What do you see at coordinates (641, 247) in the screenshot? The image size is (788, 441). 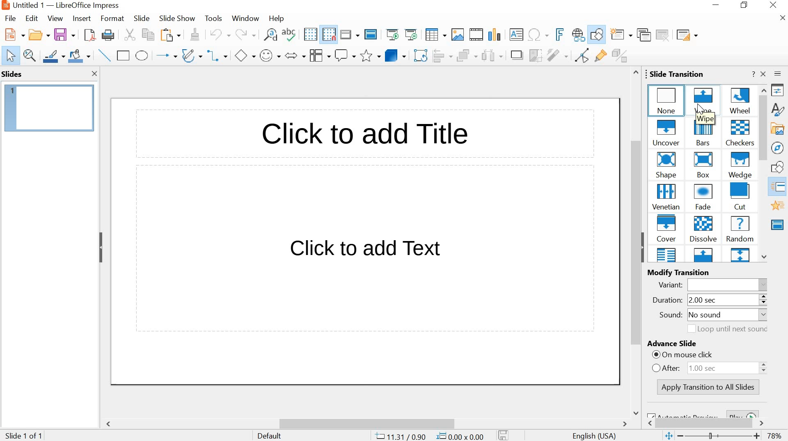 I see `HIDE` at bounding box center [641, 247].